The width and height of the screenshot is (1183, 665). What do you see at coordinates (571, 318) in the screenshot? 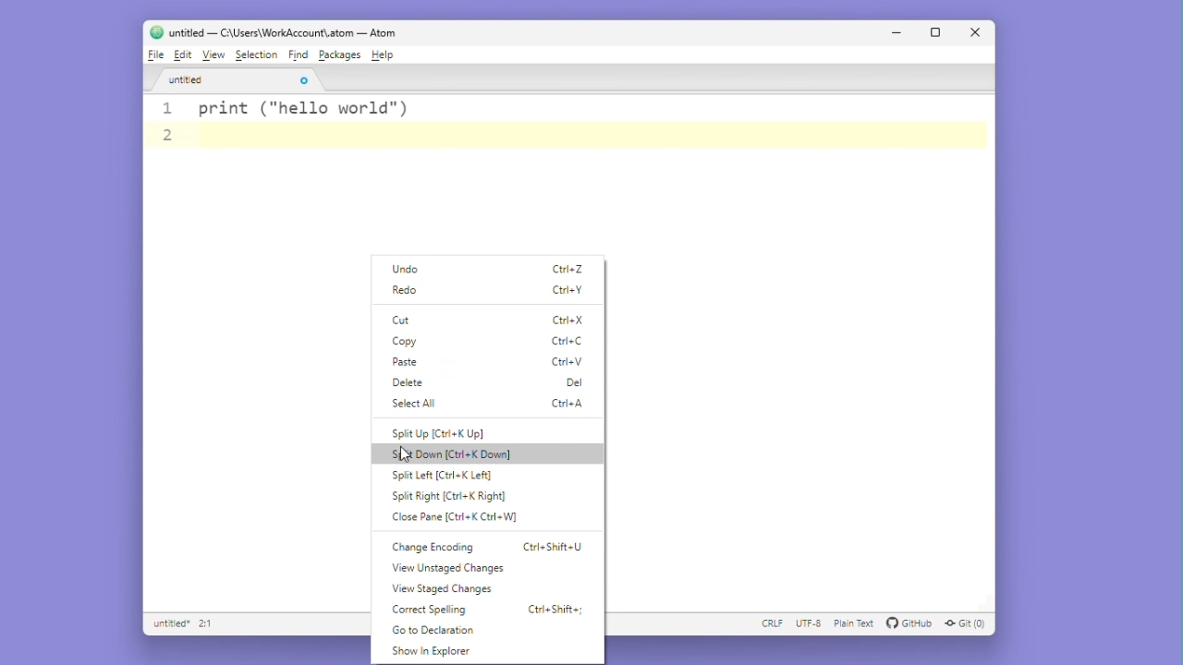
I see `ctrl+x` at bounding box center [571, 318].